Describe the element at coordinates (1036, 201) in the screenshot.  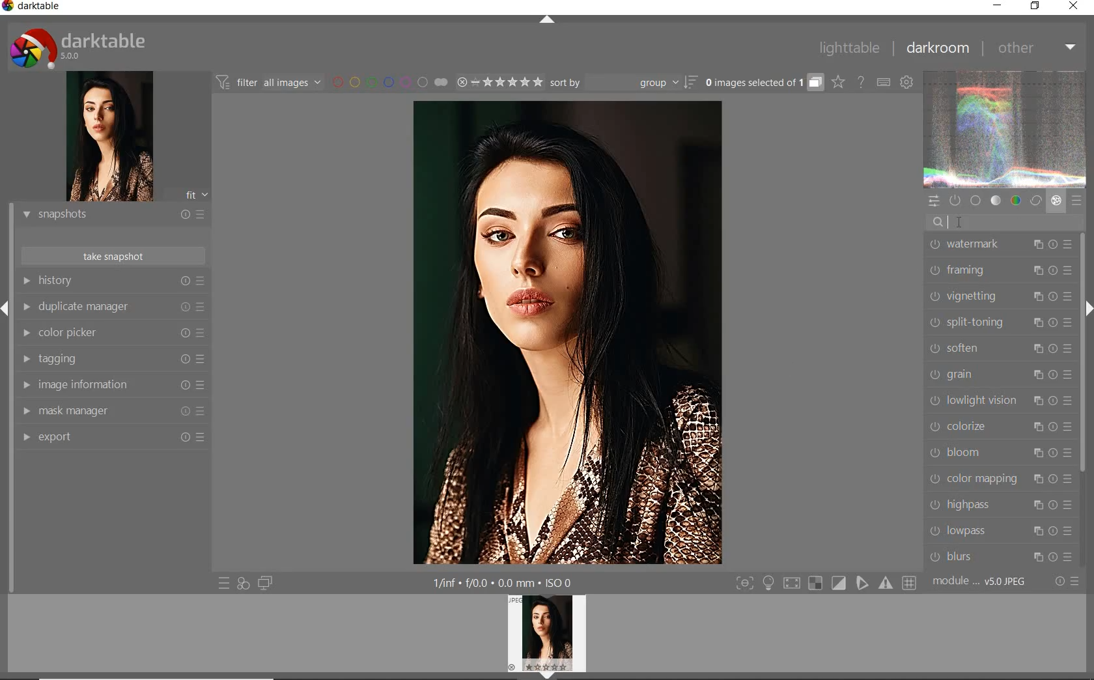
I see `correct` at that location.